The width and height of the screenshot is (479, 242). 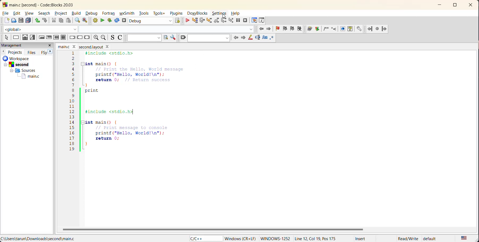 I want to click on new, so click(x=5, y=20).